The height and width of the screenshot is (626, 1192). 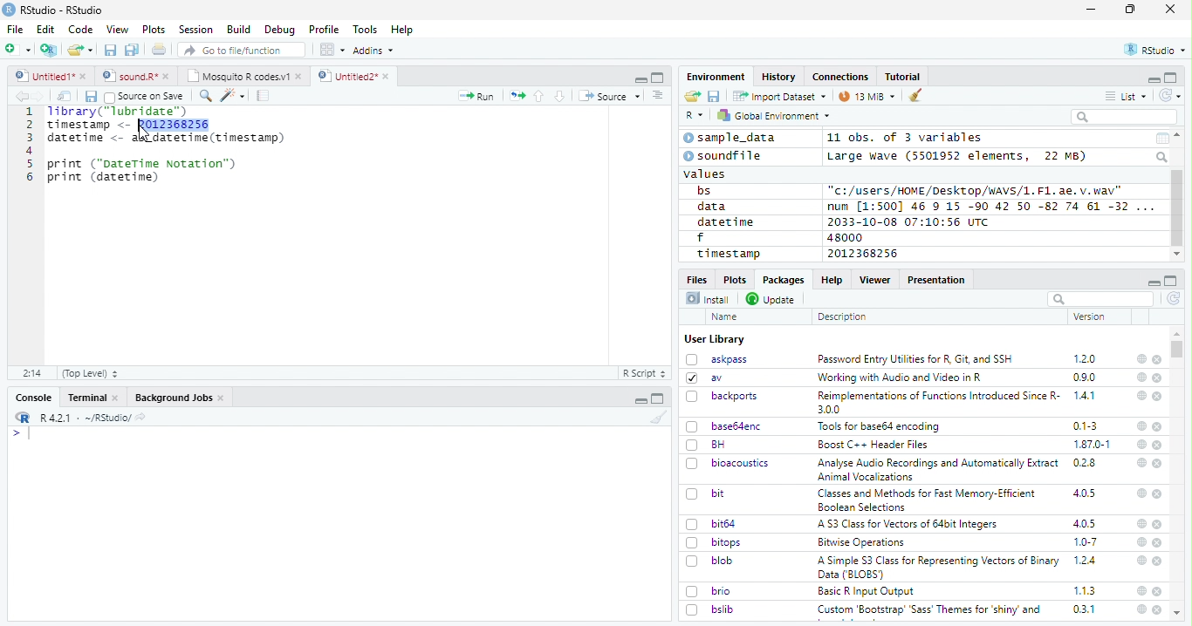 I want to click on Version, so click(x=1093, y=316).